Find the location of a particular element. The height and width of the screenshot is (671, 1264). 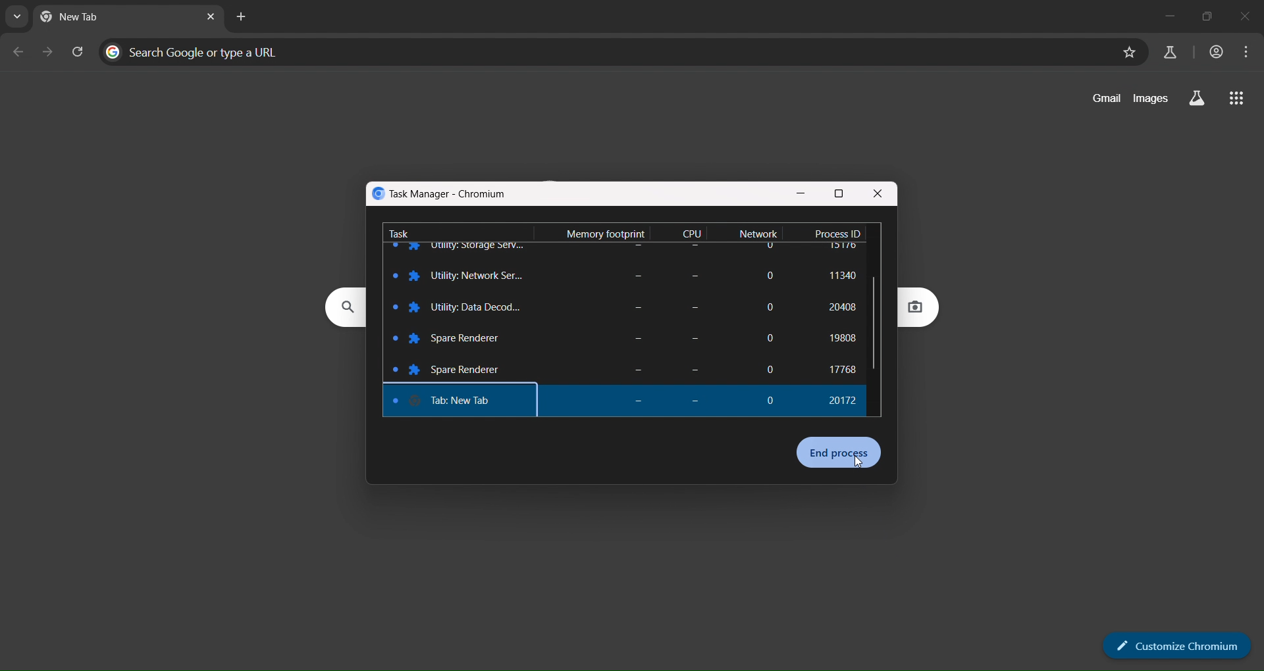

Spare Renderer is located at coordinates (471, 402).